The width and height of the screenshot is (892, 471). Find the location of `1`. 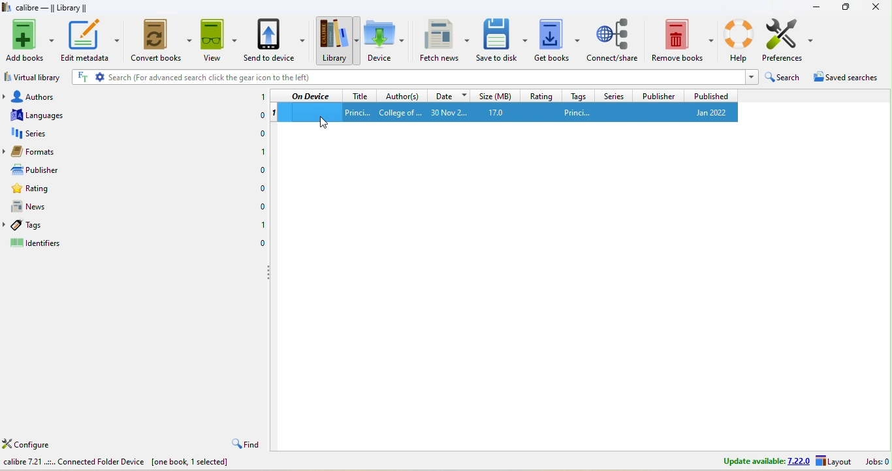

1 is located at coordinates (260, 151).